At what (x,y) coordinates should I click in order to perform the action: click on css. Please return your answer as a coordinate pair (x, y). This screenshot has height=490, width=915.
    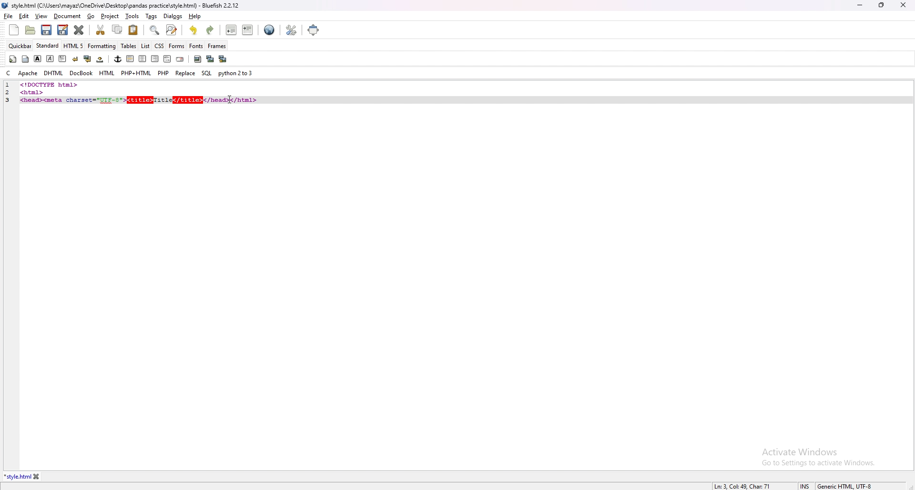
    Looking at the image, I should click on (160, 45).